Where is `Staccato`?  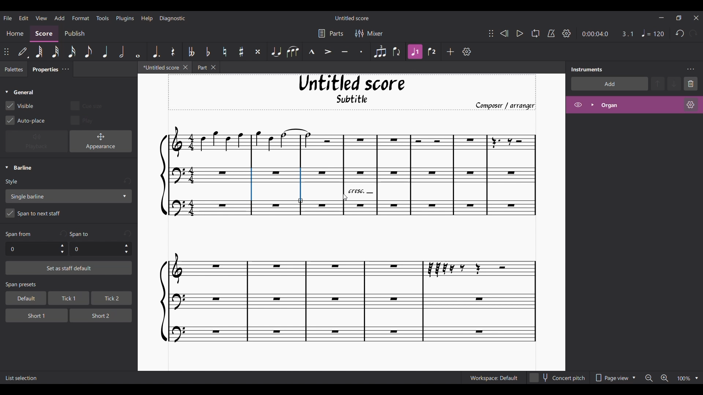
Staccato is located at coordinates (362, 52).